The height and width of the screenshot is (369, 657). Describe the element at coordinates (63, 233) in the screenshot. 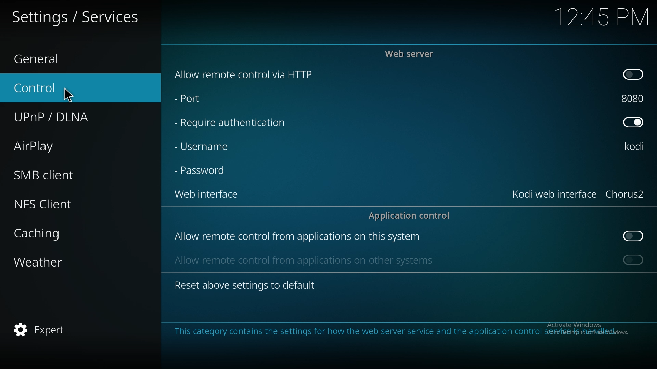

I see `caching` at that location.